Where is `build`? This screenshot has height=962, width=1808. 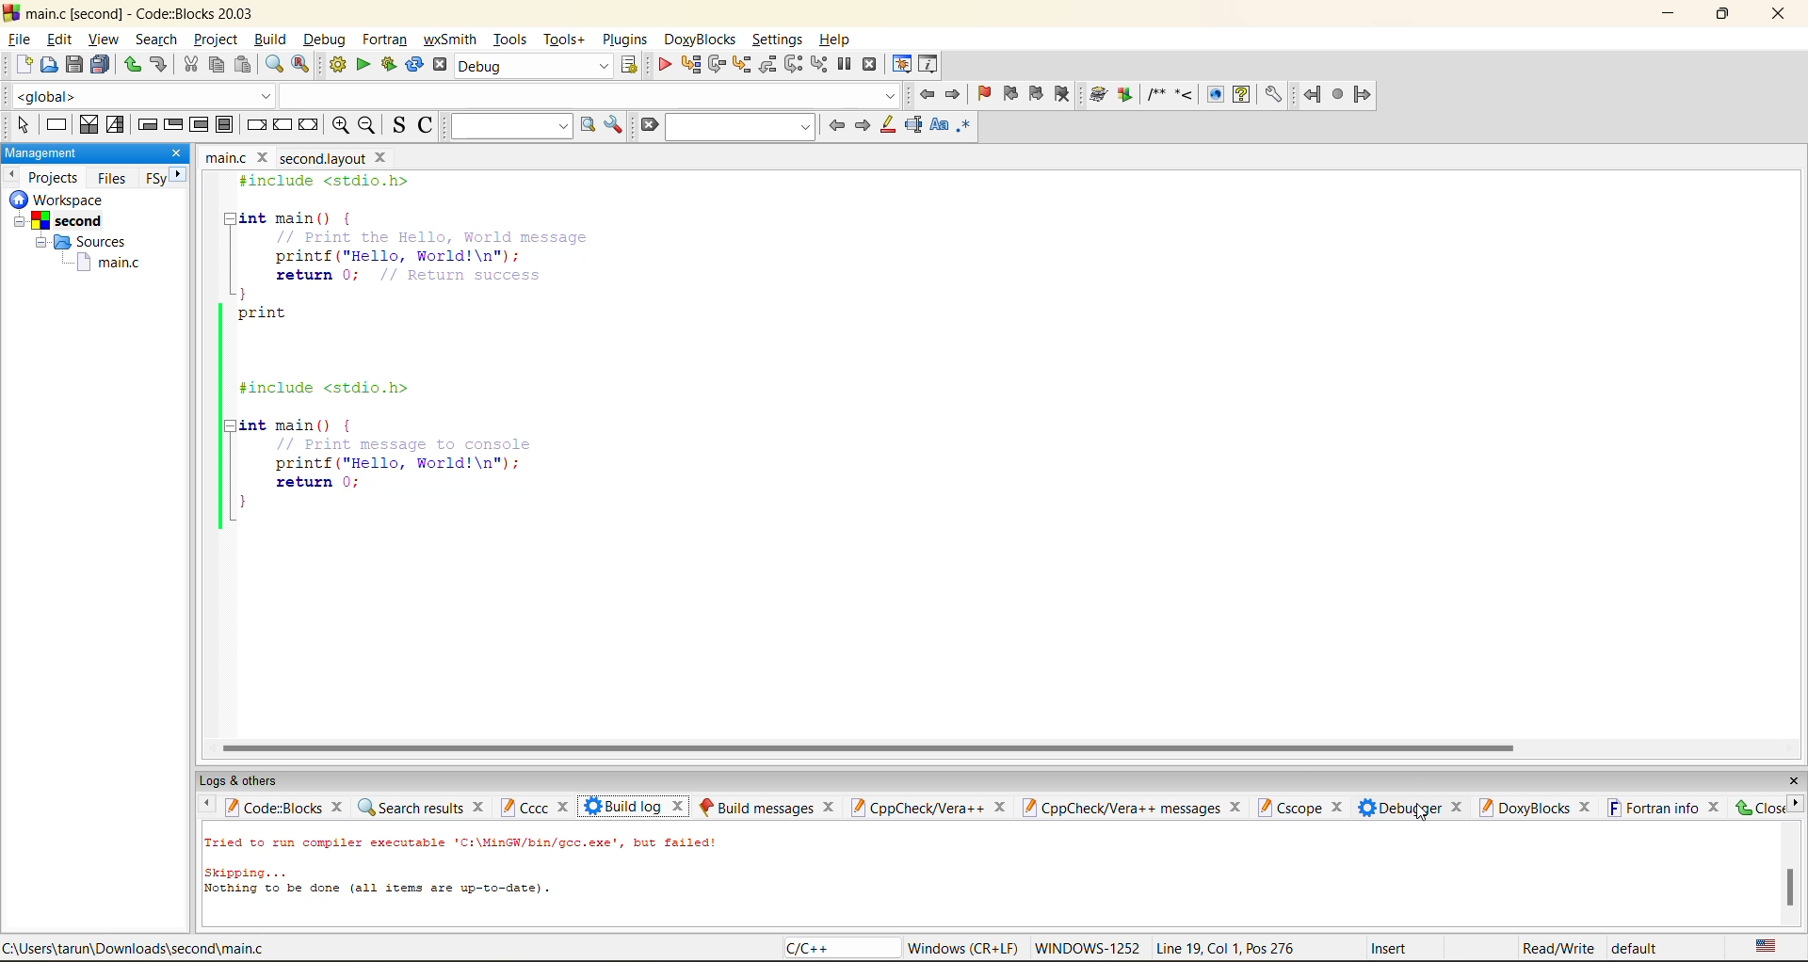
build is located at coordinates (270, 42).